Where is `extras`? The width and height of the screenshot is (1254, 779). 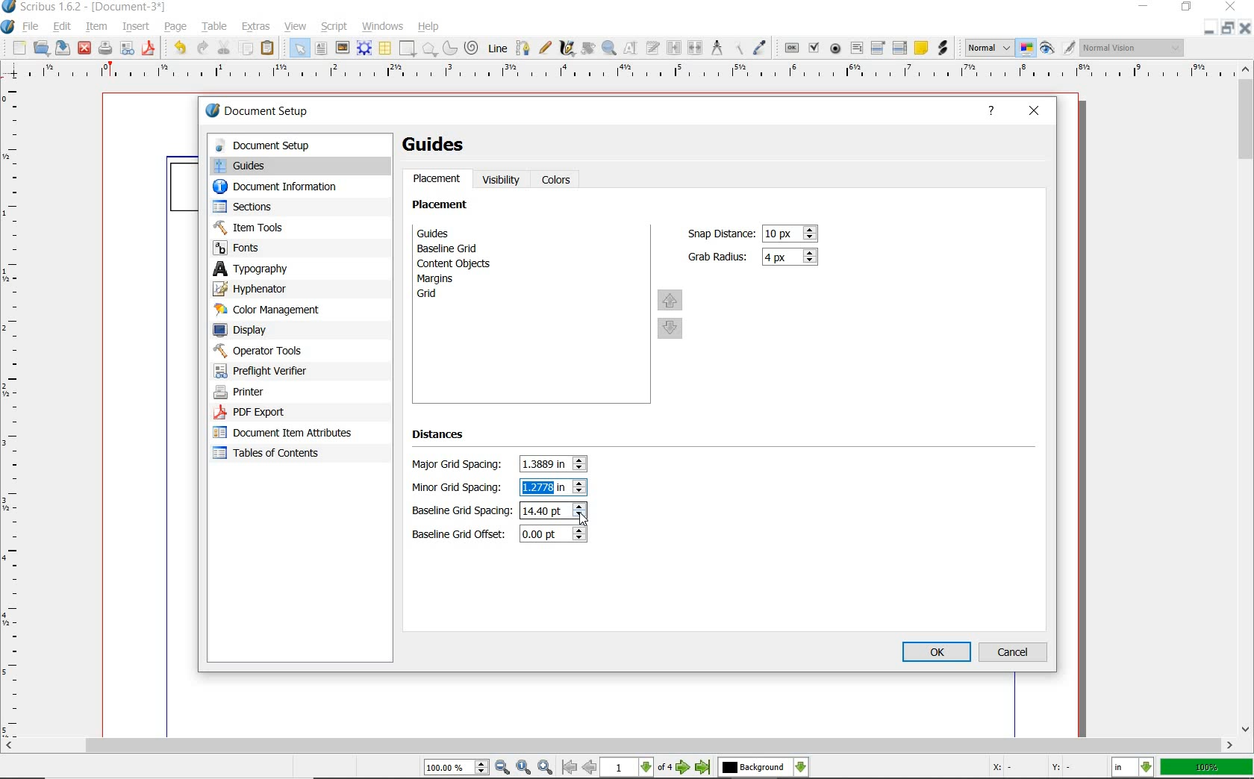
extras is located at coordinates (258, 25).